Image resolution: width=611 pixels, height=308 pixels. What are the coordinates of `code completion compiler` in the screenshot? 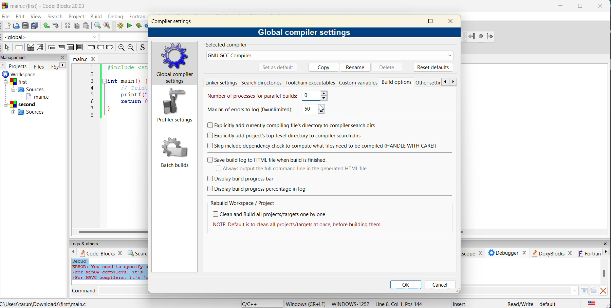 It's located at (72, 38).